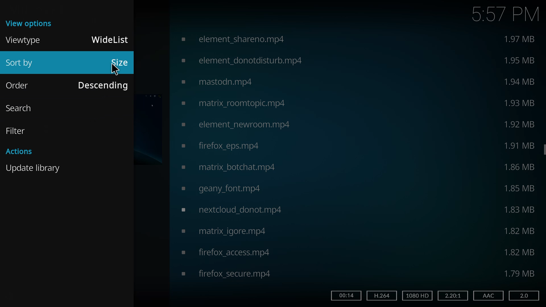 The width and height of the screenshot is (546, 307). Describe the element at coordinates (235, 209) in the screenshot. I see `video` at that location.